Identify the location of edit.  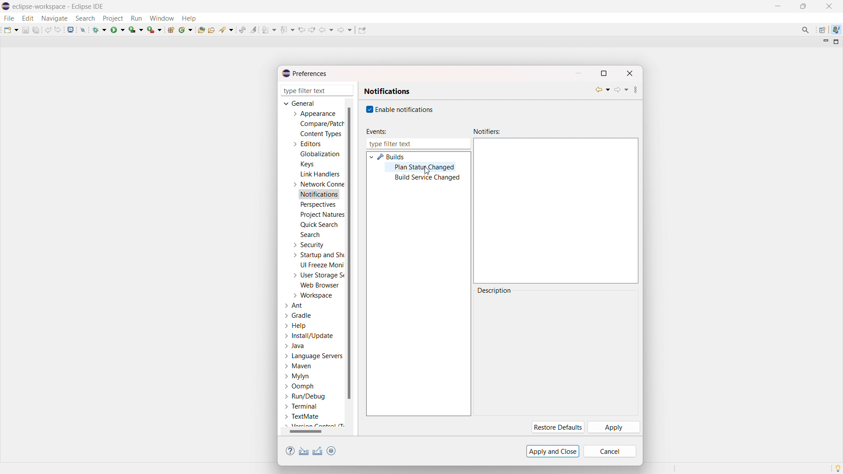
(27, 18).